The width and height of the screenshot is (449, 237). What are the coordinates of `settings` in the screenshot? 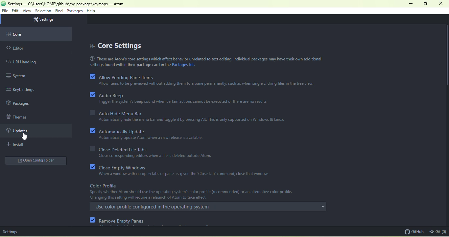 It's located at (45, 20).